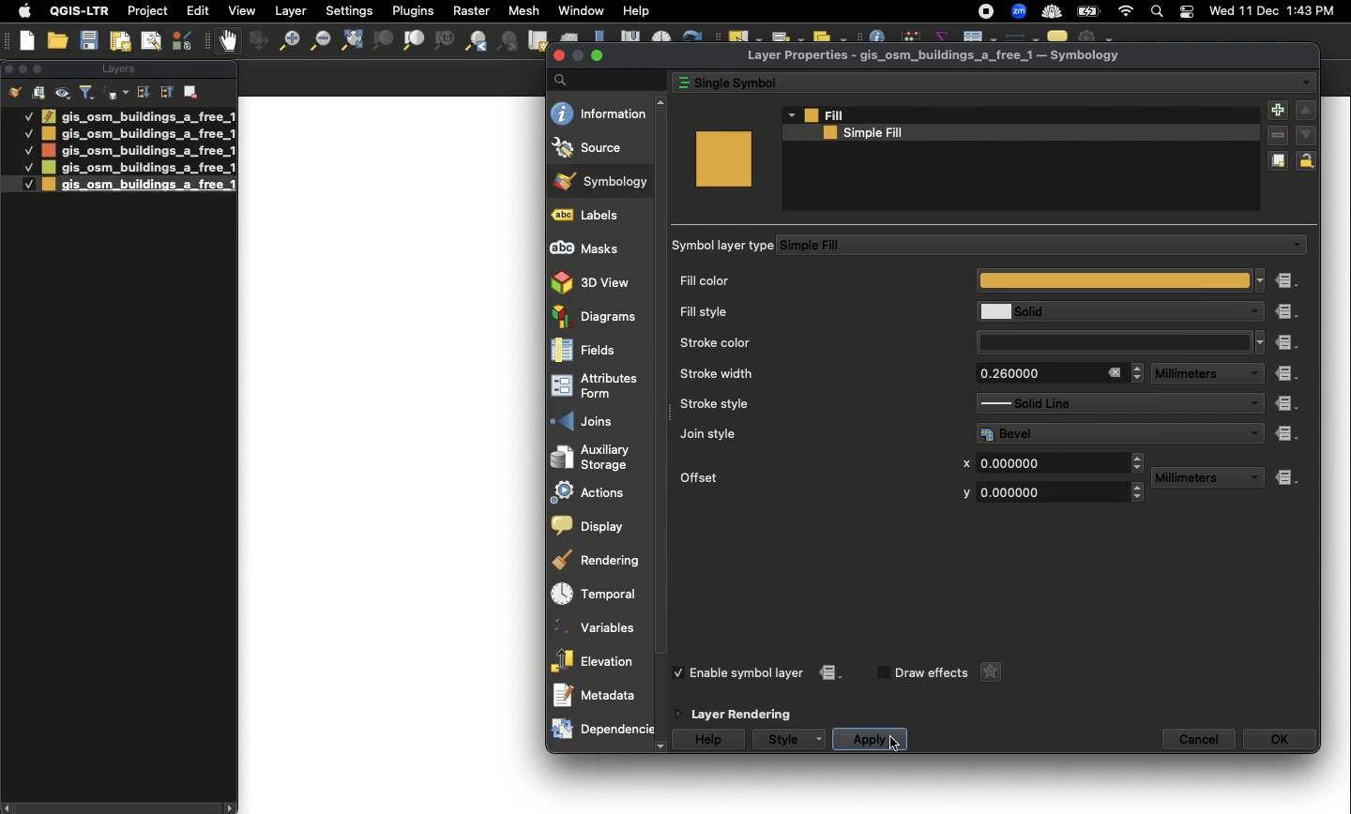  I want to click on Filter legend, so click(88, 93).